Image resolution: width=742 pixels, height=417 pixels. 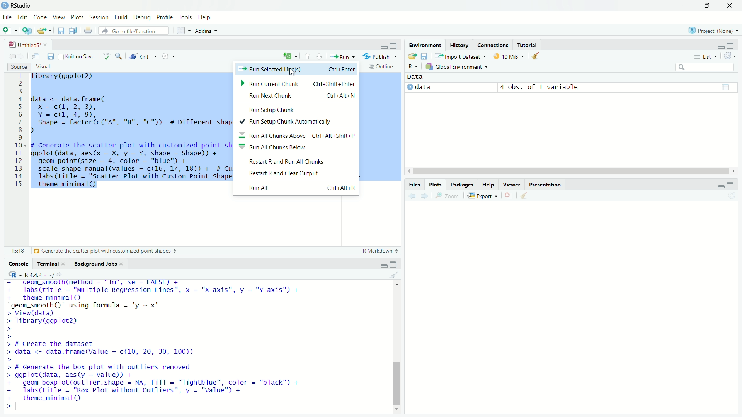 I want to click on Tutorial, so click(x=527, y=44).